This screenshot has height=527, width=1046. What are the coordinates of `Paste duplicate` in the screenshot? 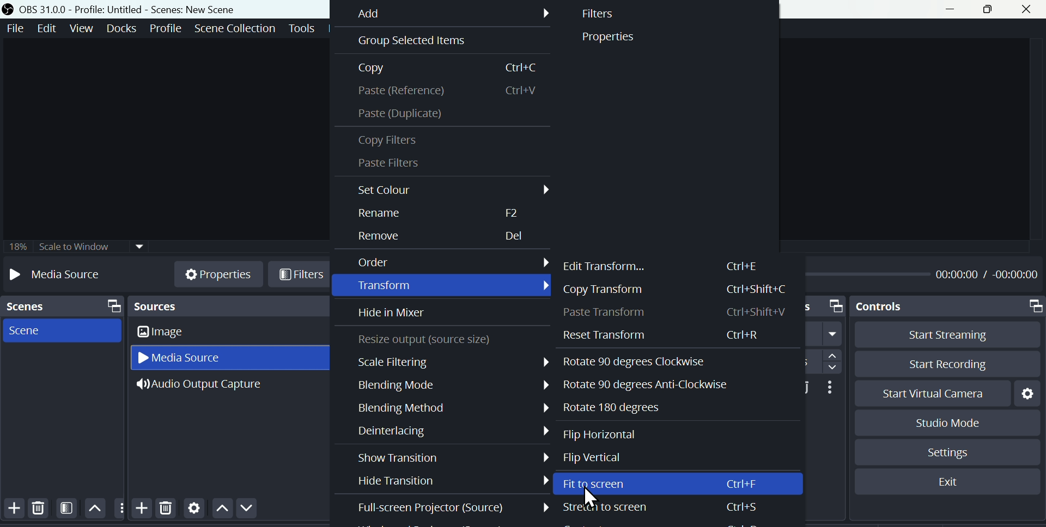 It's located at (407, 115).